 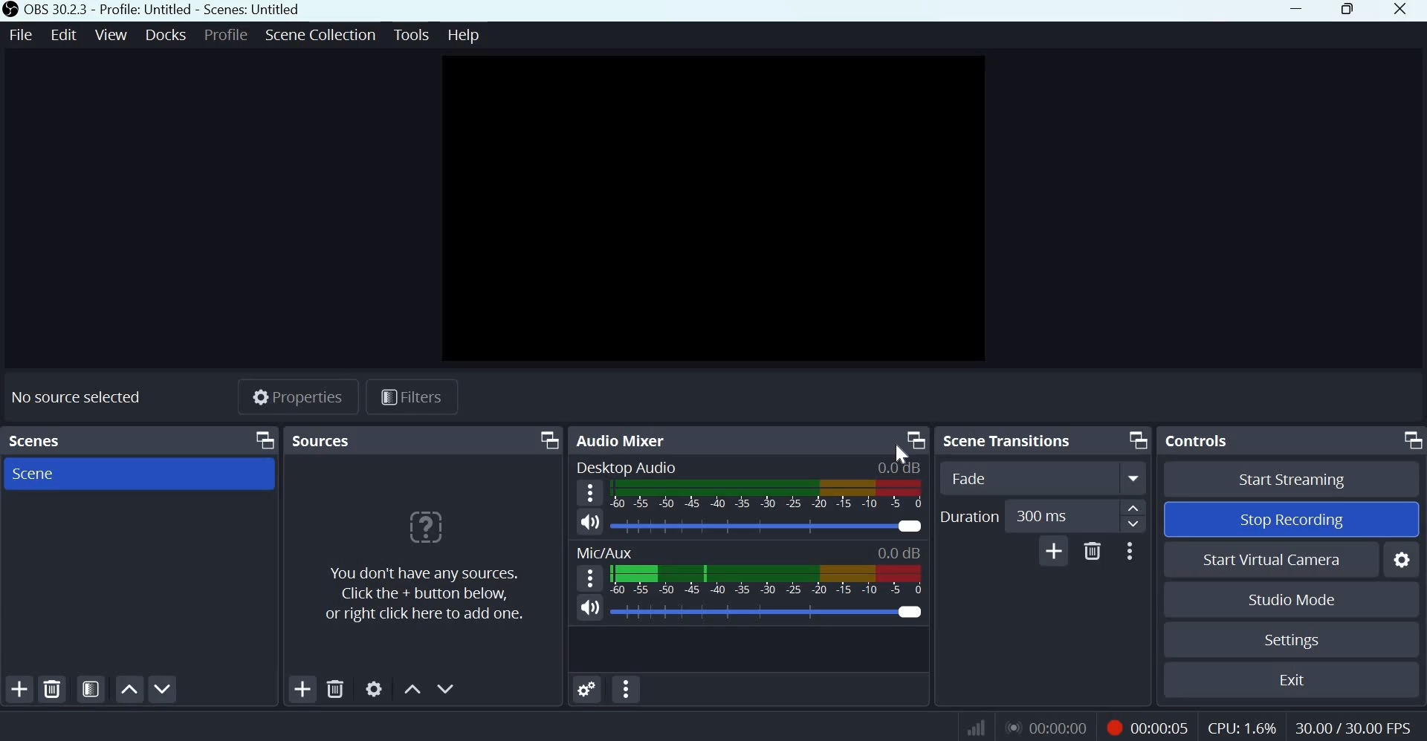 I want to click on Start Virtual Camera, so click(x=1269, y=560).